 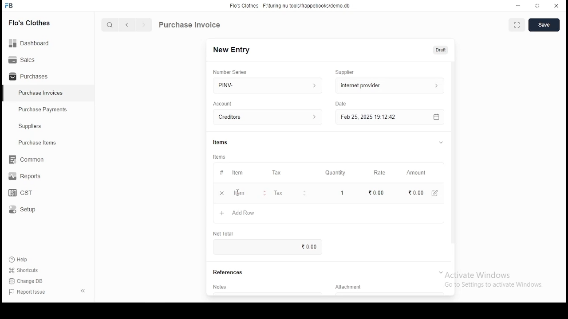 What do you see at coordinates (415, 173) in the screenshot?
I see `amount` at bounding box center [415, 173].